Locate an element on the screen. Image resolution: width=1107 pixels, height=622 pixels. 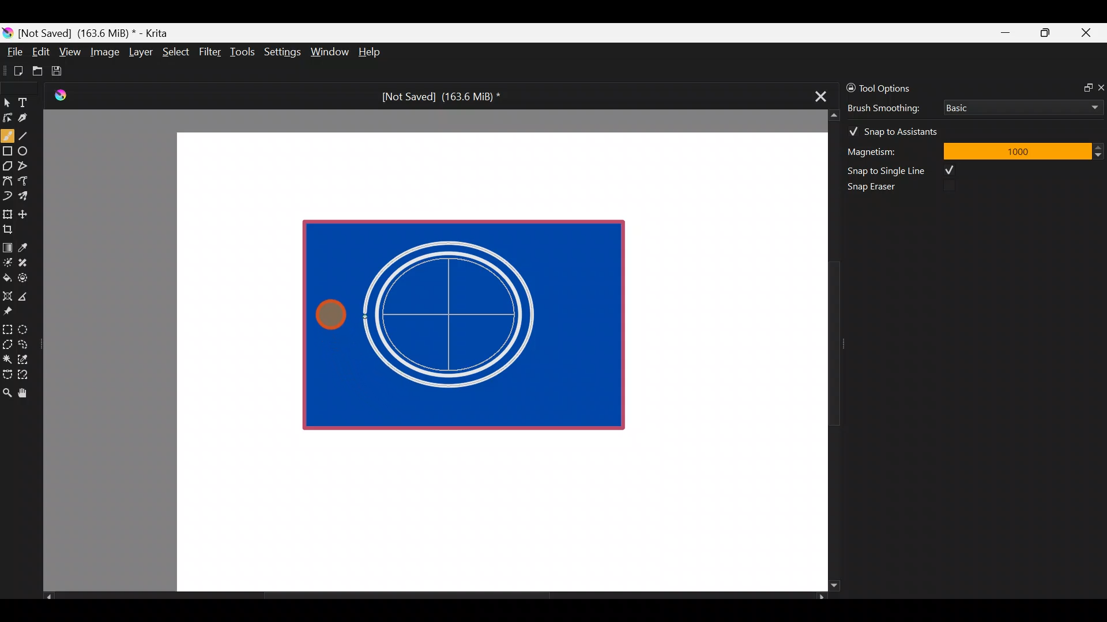
Scroll bar is located at coordinates (826, 351).